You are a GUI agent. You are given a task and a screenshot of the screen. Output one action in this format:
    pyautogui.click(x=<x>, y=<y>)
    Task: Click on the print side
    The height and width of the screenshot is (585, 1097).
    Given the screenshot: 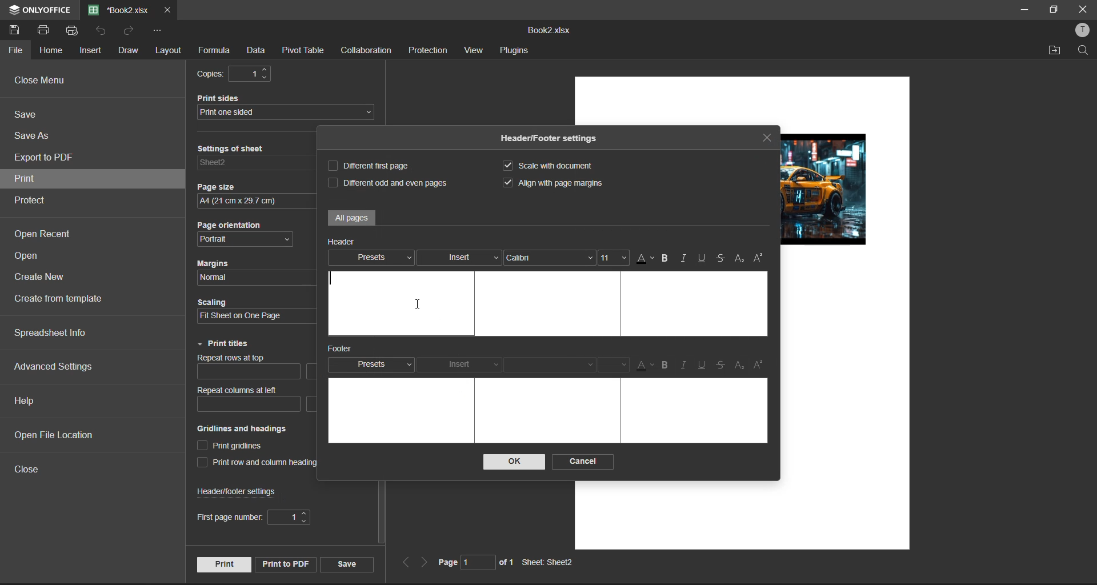 What is the action you would take?
    pyautogui.click(x=288, y=107)
    